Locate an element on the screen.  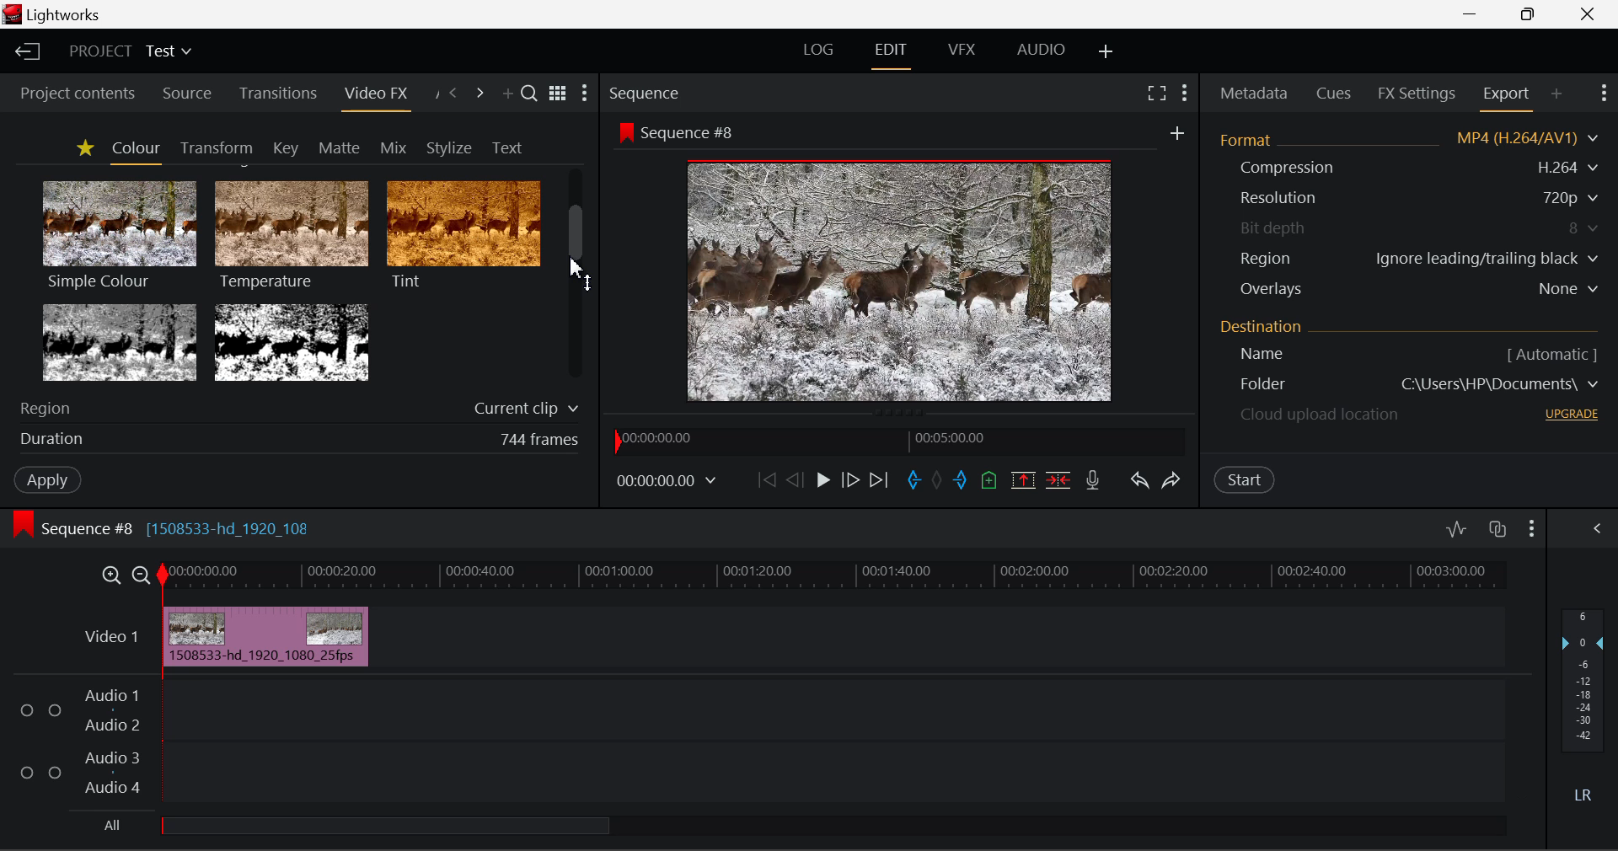
Undo is located at coordinates (1138, 479).